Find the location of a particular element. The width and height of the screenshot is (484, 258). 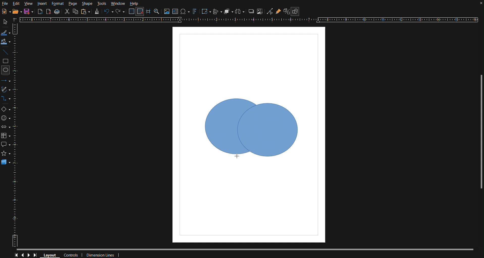

Gluepoint Function is located at coordinates (278, 12).